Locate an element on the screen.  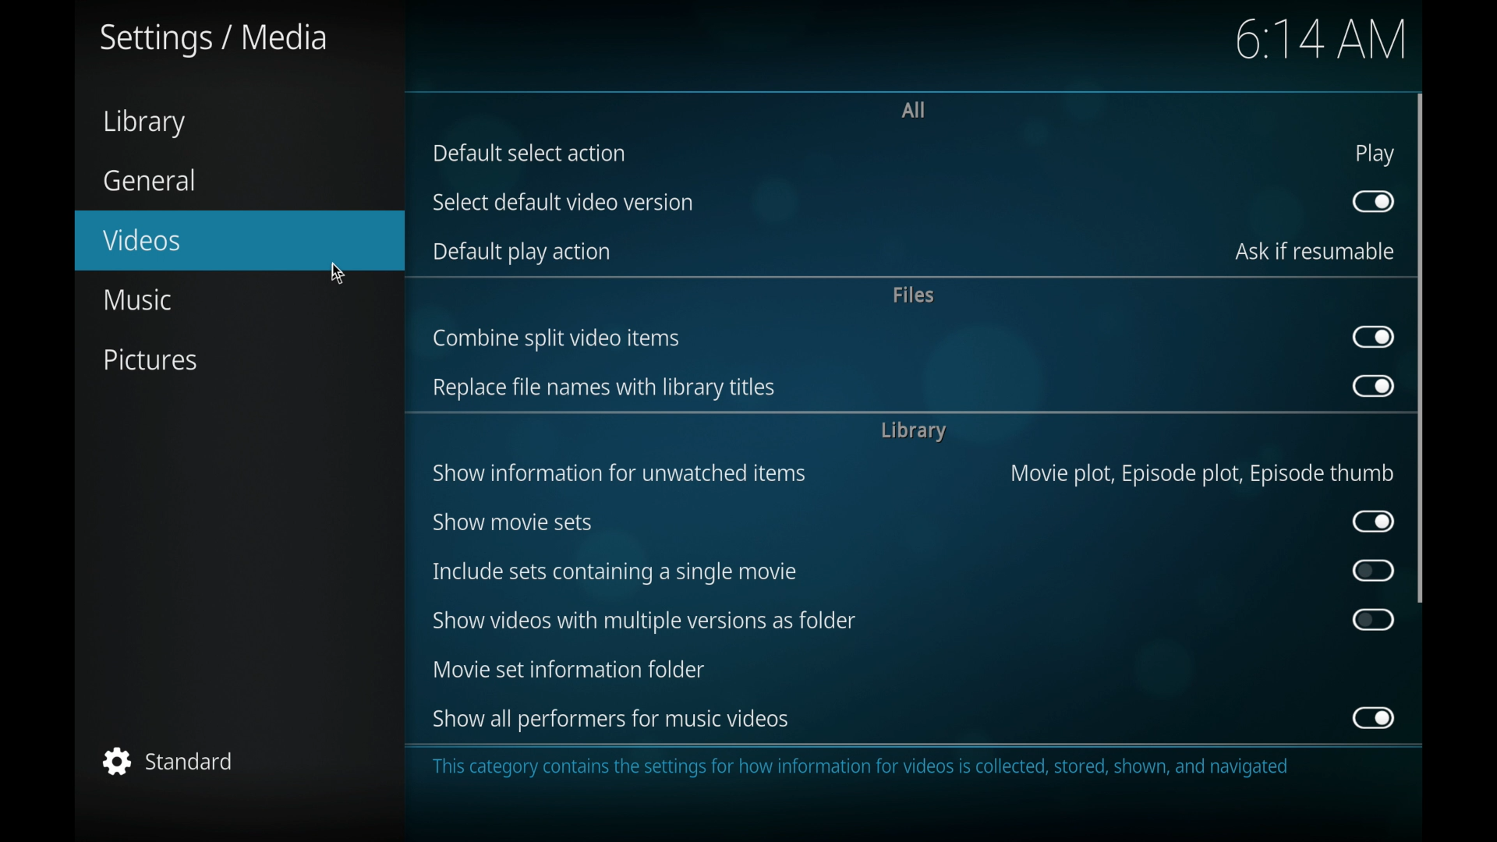
combine split video items is located at coordinates (557, 339).